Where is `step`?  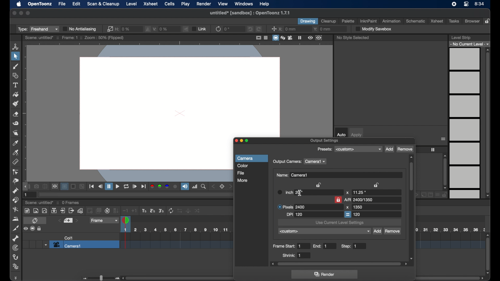
step is located at coordinates (350, 246).